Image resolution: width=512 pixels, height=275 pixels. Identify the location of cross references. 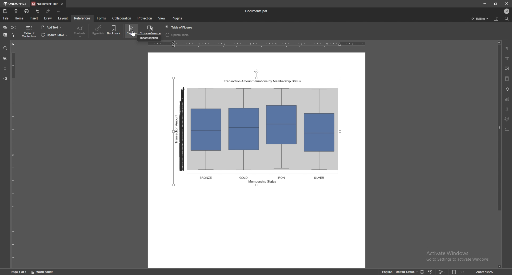
(150, 29).